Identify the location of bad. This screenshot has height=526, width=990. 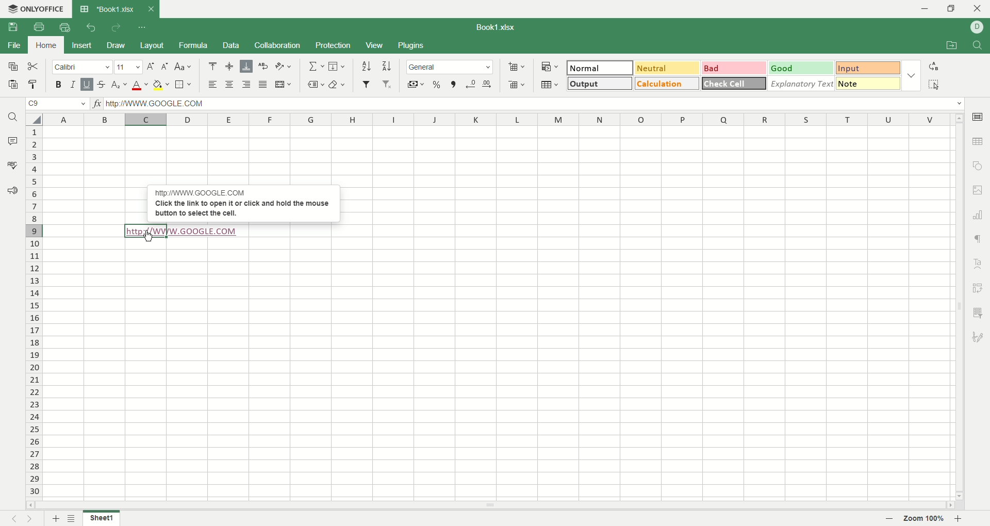
(734, 67).